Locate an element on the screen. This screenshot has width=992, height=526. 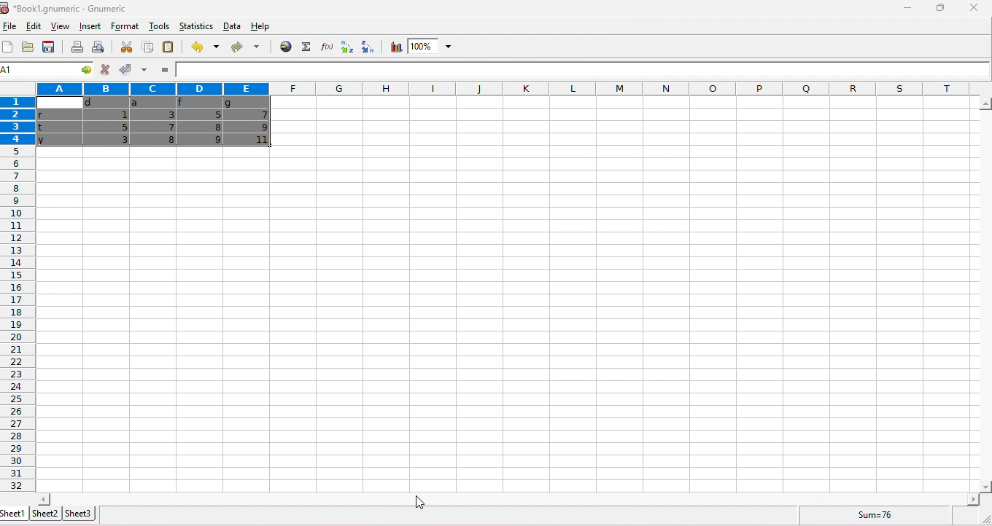
sort ascending is located at coordinates (344, 47).